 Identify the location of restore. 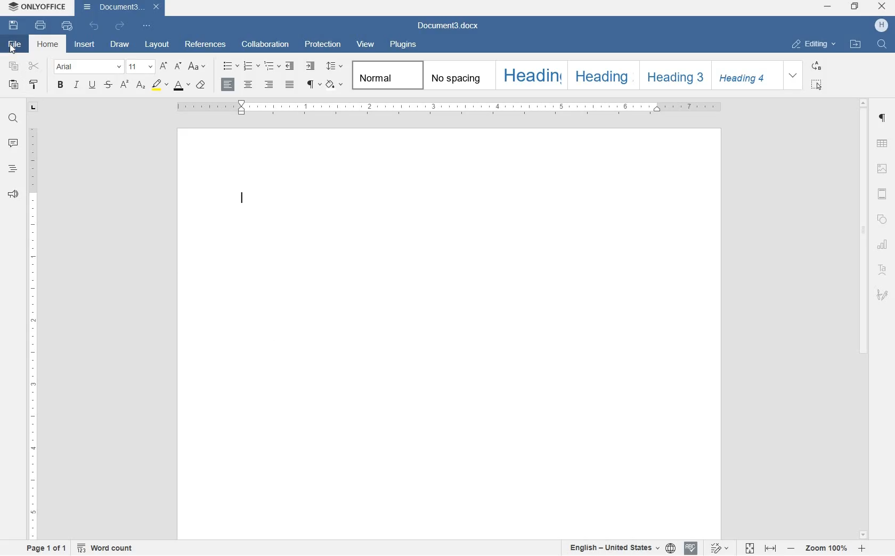
(856, 7).